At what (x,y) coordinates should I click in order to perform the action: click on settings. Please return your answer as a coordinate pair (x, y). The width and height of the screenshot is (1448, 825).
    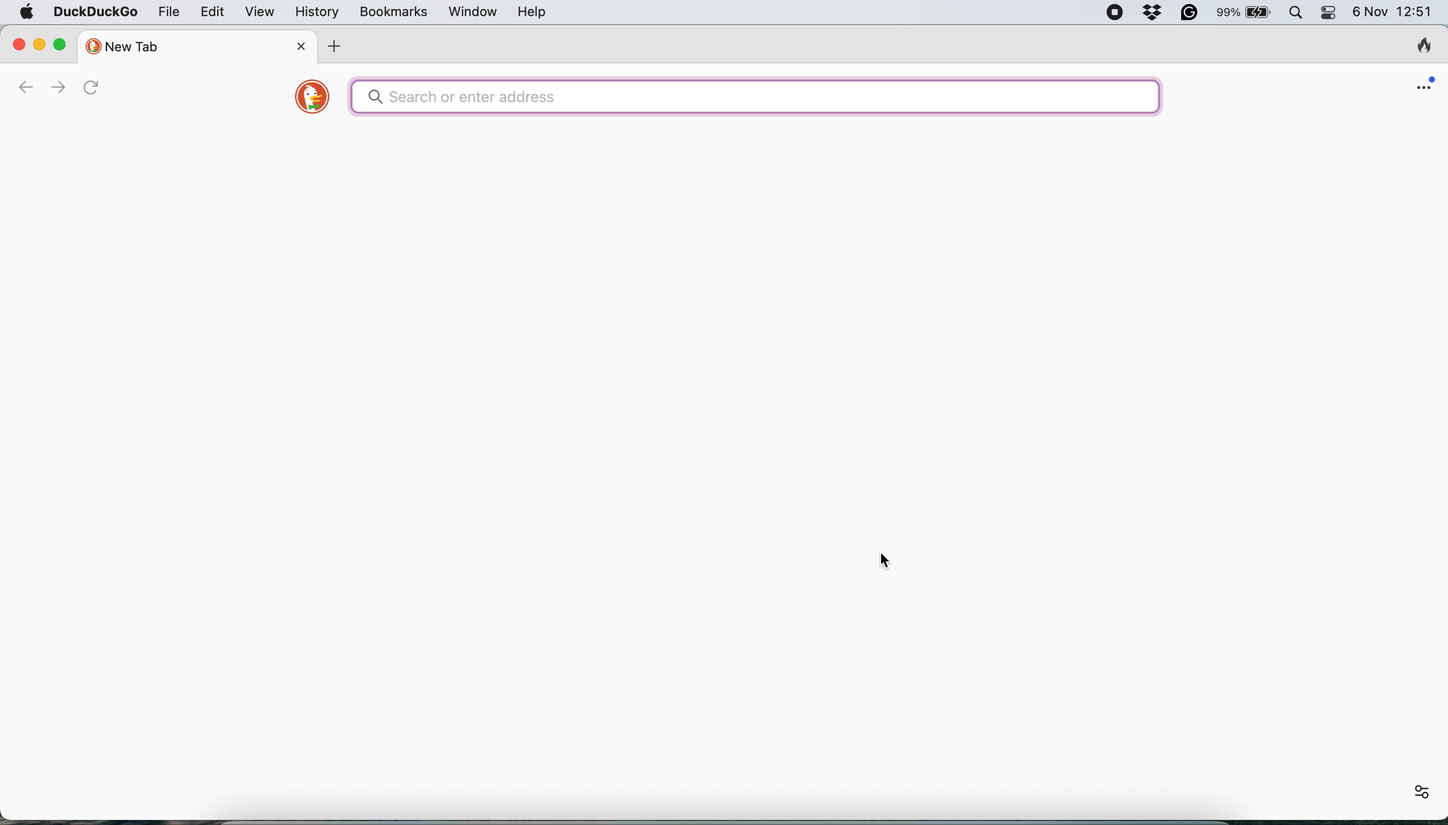
    Looking at the image, I should click on (1424, 793).